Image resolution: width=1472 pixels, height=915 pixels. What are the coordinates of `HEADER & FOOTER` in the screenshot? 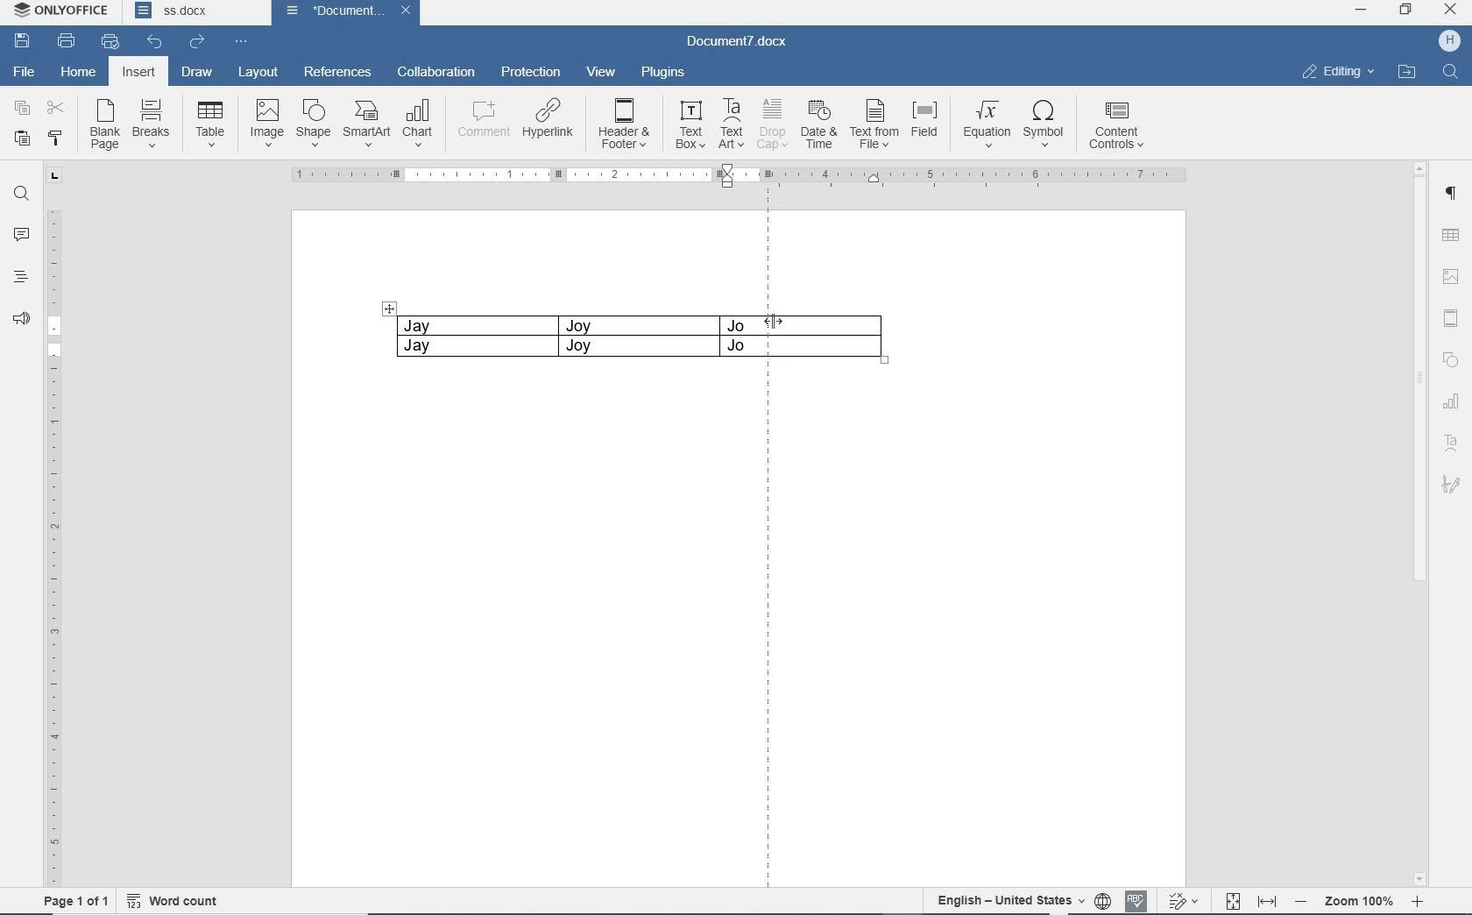 It's located at (1451, 318).